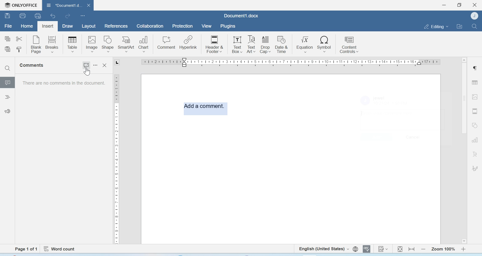 This screenshot has width=482, height=256. I want to click on Paste, so click(8, 50).